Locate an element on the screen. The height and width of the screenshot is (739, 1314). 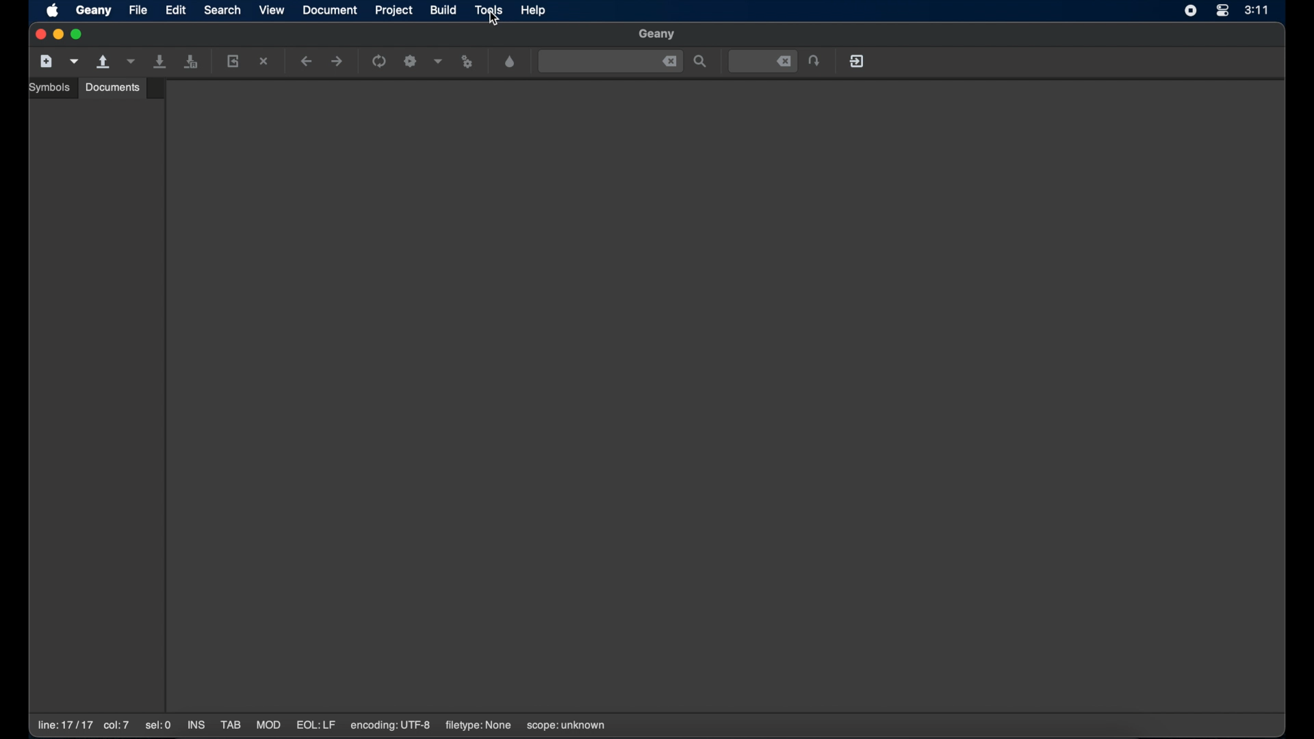
minimize is located at coordinates (59, 35).